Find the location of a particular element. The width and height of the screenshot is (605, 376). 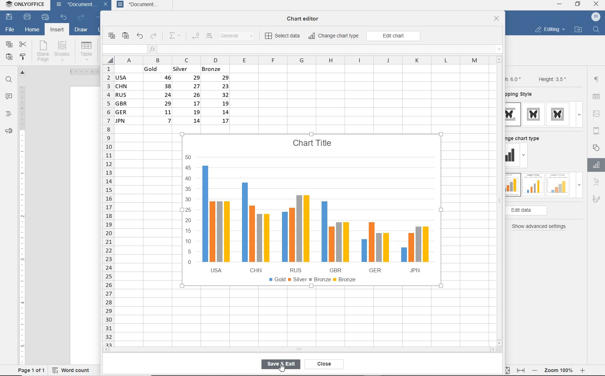

cursor is located at coordinates (284, 369).